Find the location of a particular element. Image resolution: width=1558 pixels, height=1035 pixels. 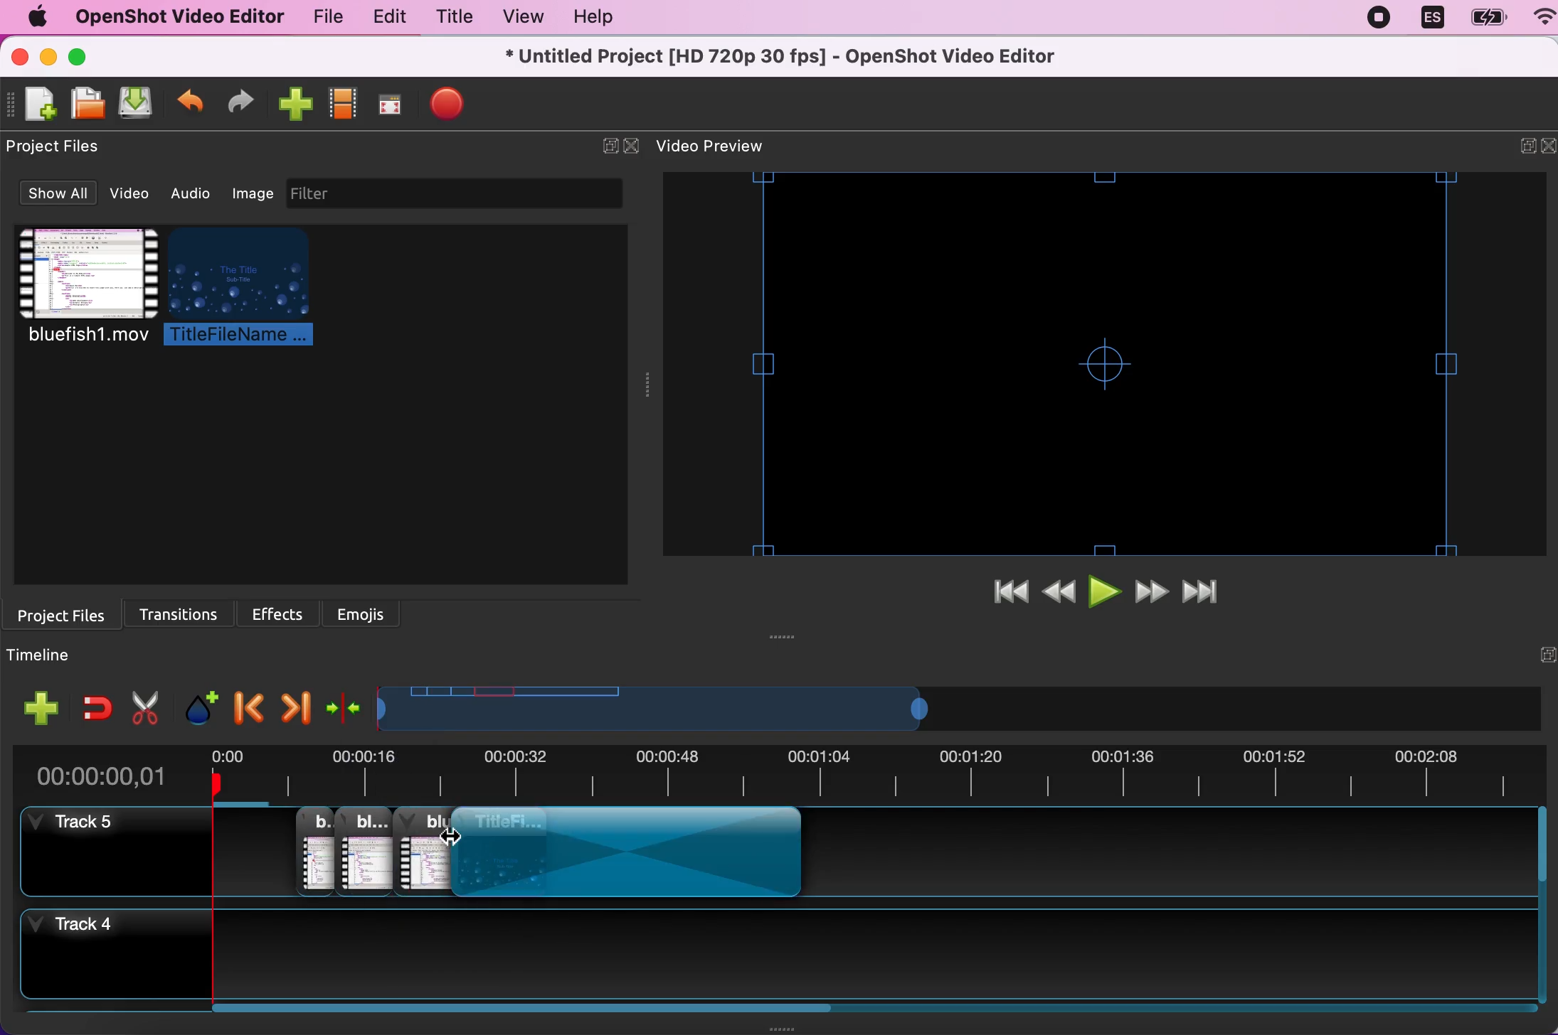

* untitled project [hd 720p 30 fps] - openshot video editor is located at coordinates (816, 56).